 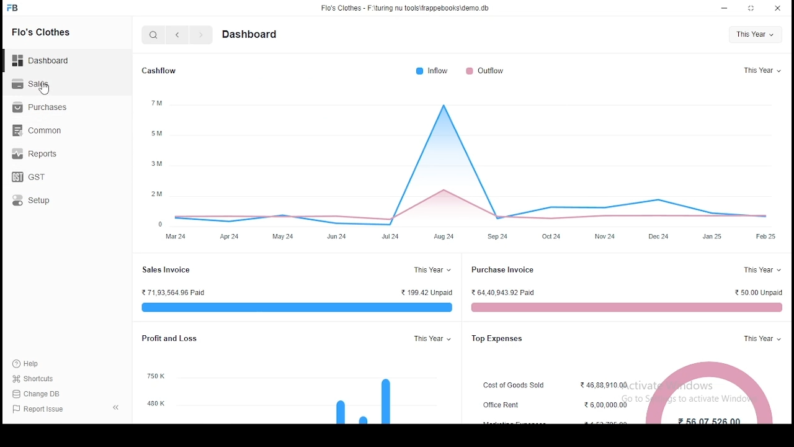 I want to click on this year, so click(x=432, y=339).